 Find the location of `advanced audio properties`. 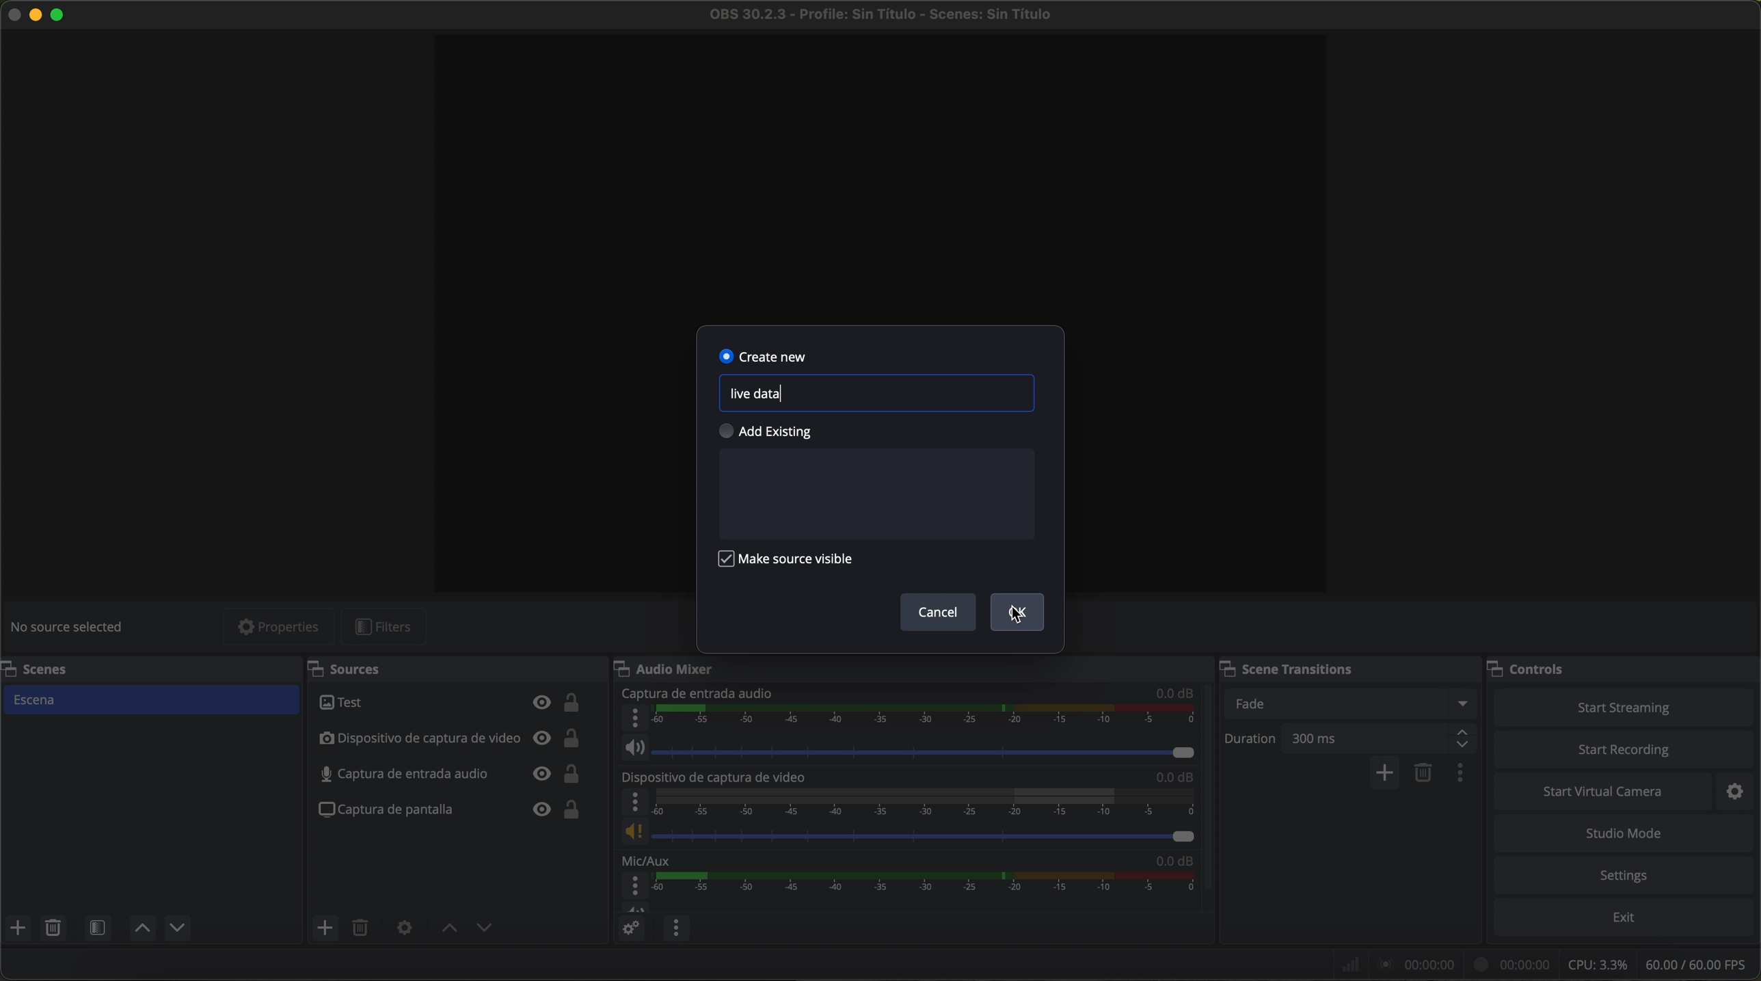

advanced audio properties is located at coordinates (630, 927).